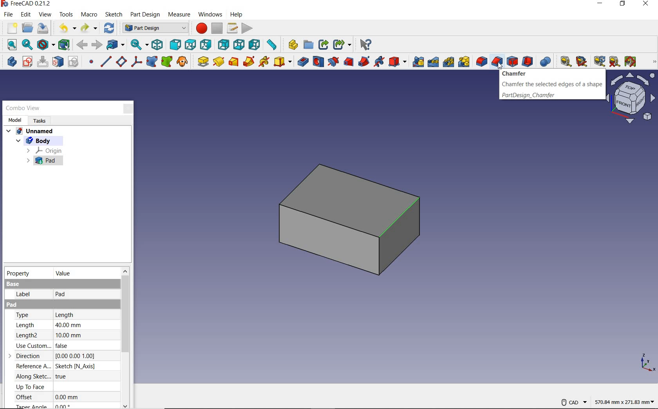 Image resolution: width=658 pixels, height=409 pixels. I want to click on base, so click(13, 284).